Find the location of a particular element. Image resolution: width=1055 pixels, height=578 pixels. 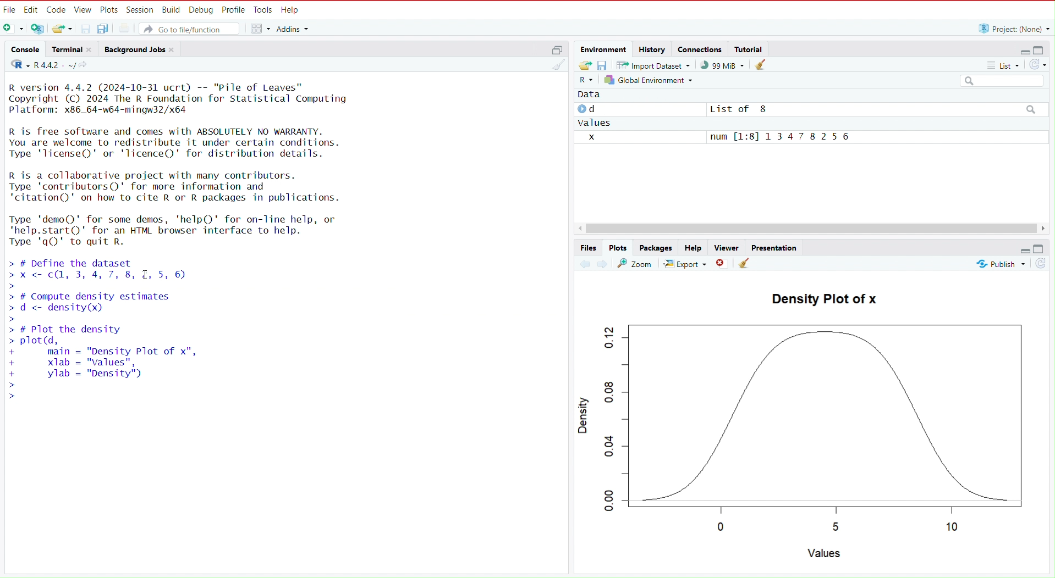

file is located at coordinates (10, 9).